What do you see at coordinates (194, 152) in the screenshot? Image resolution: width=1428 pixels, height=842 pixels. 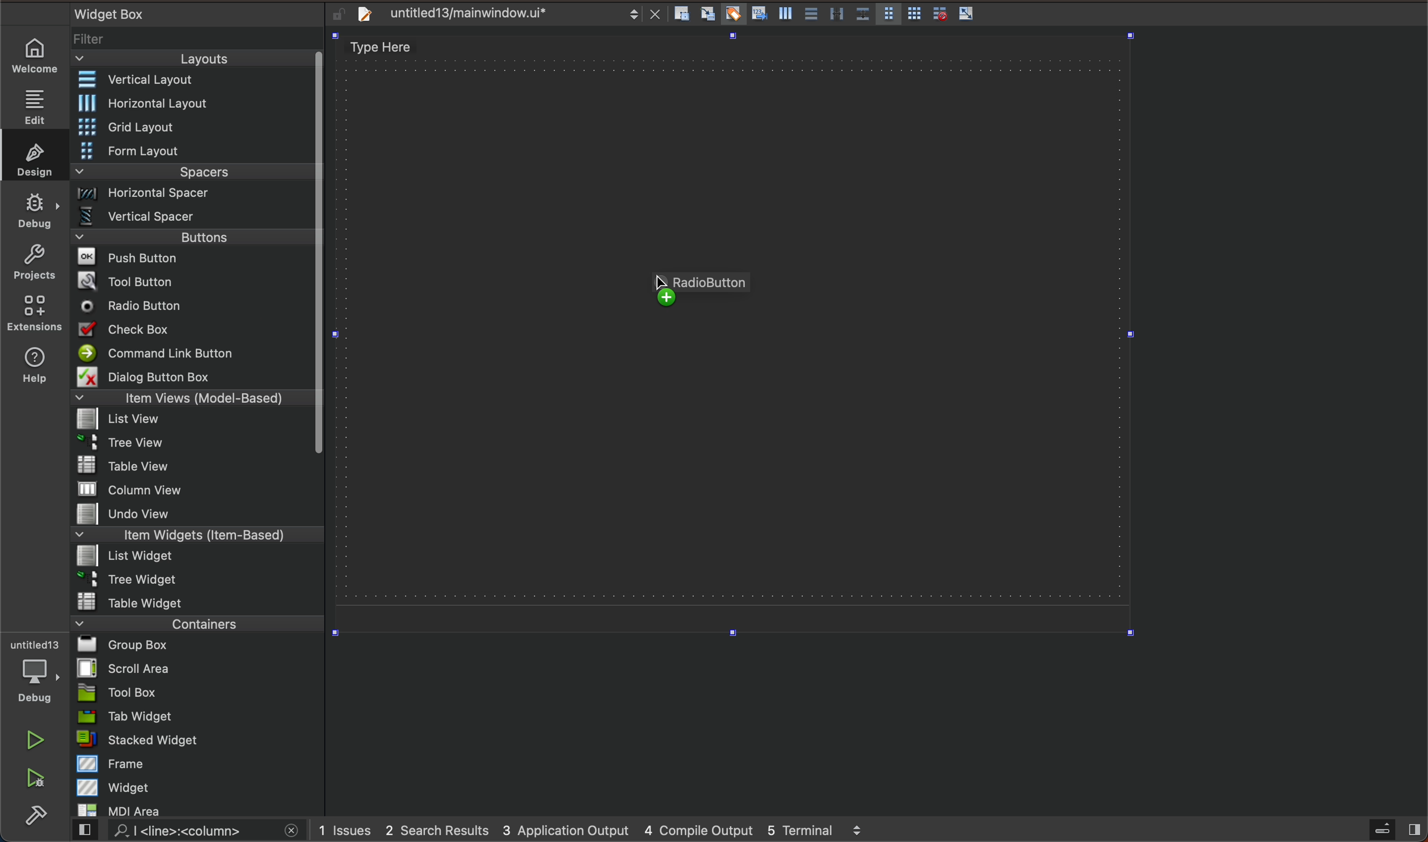 I see `` at bounding box center [194, 152].